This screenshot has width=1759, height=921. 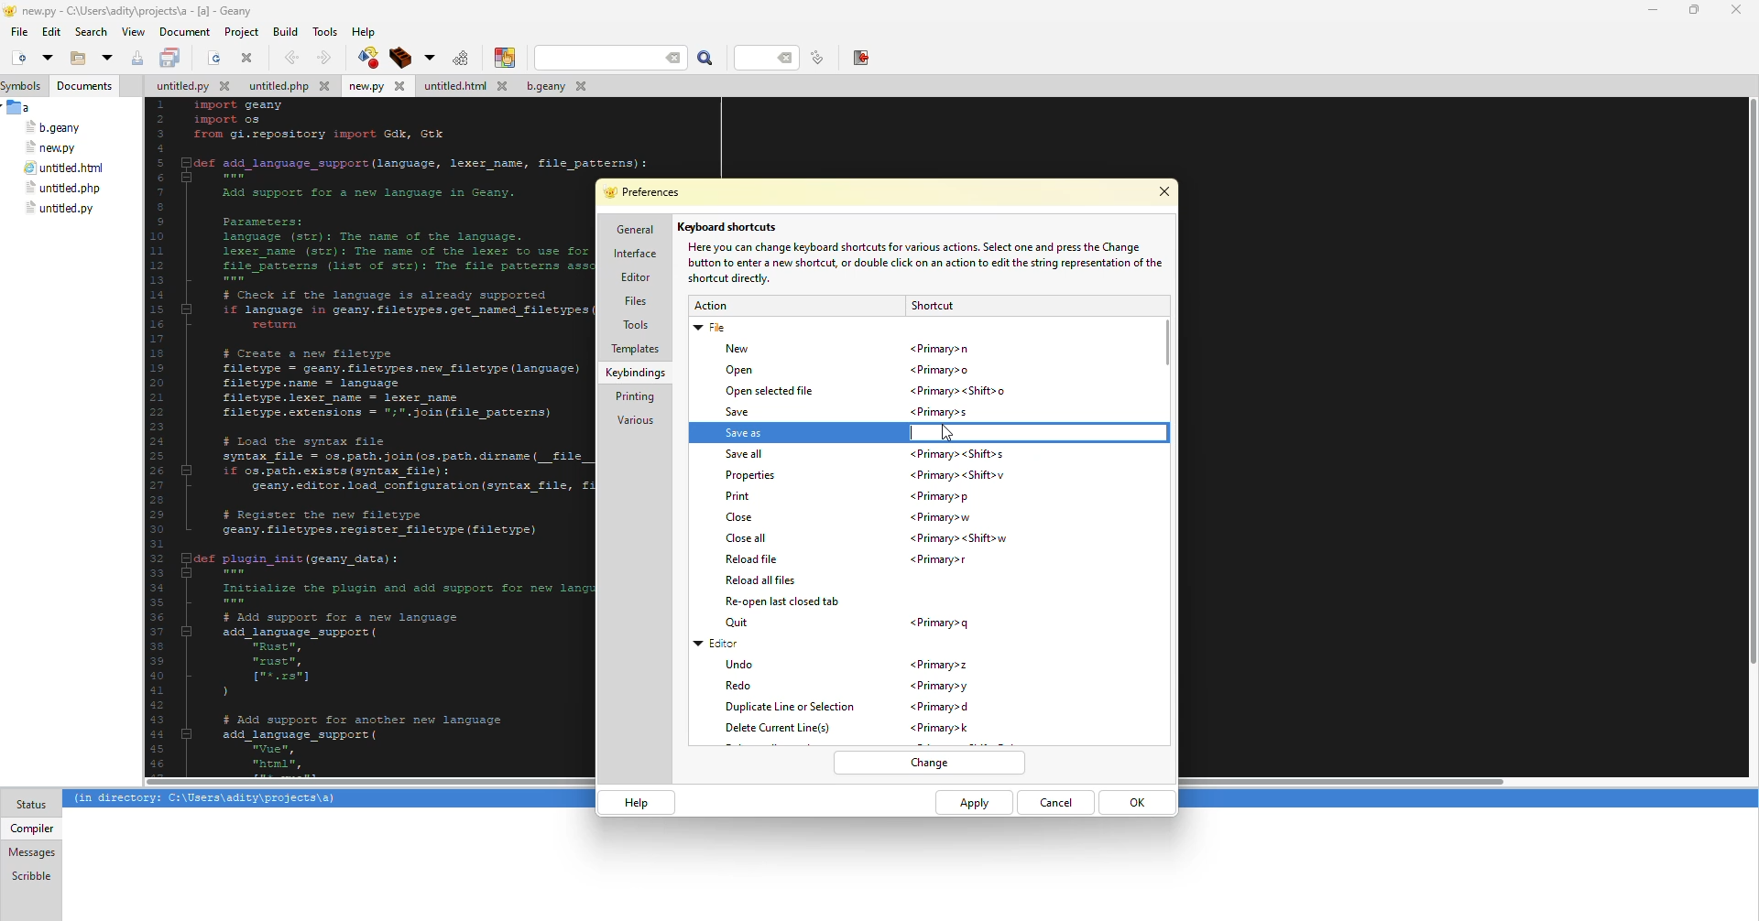 What do you see at coordinates (921, 263) in the screenshot?
I see `info` at bounding box center [921, 263].